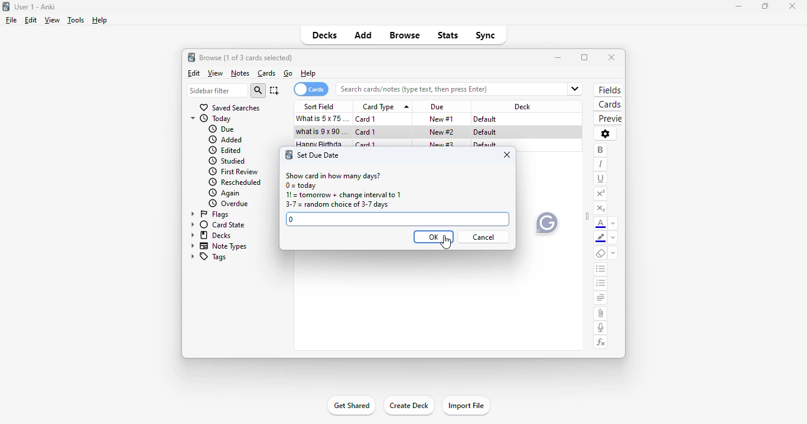 The height and width of the screenshot is (424, 807). Describe the element at coordinates (209, 214) in the screenshot. I see `flags` at that location.